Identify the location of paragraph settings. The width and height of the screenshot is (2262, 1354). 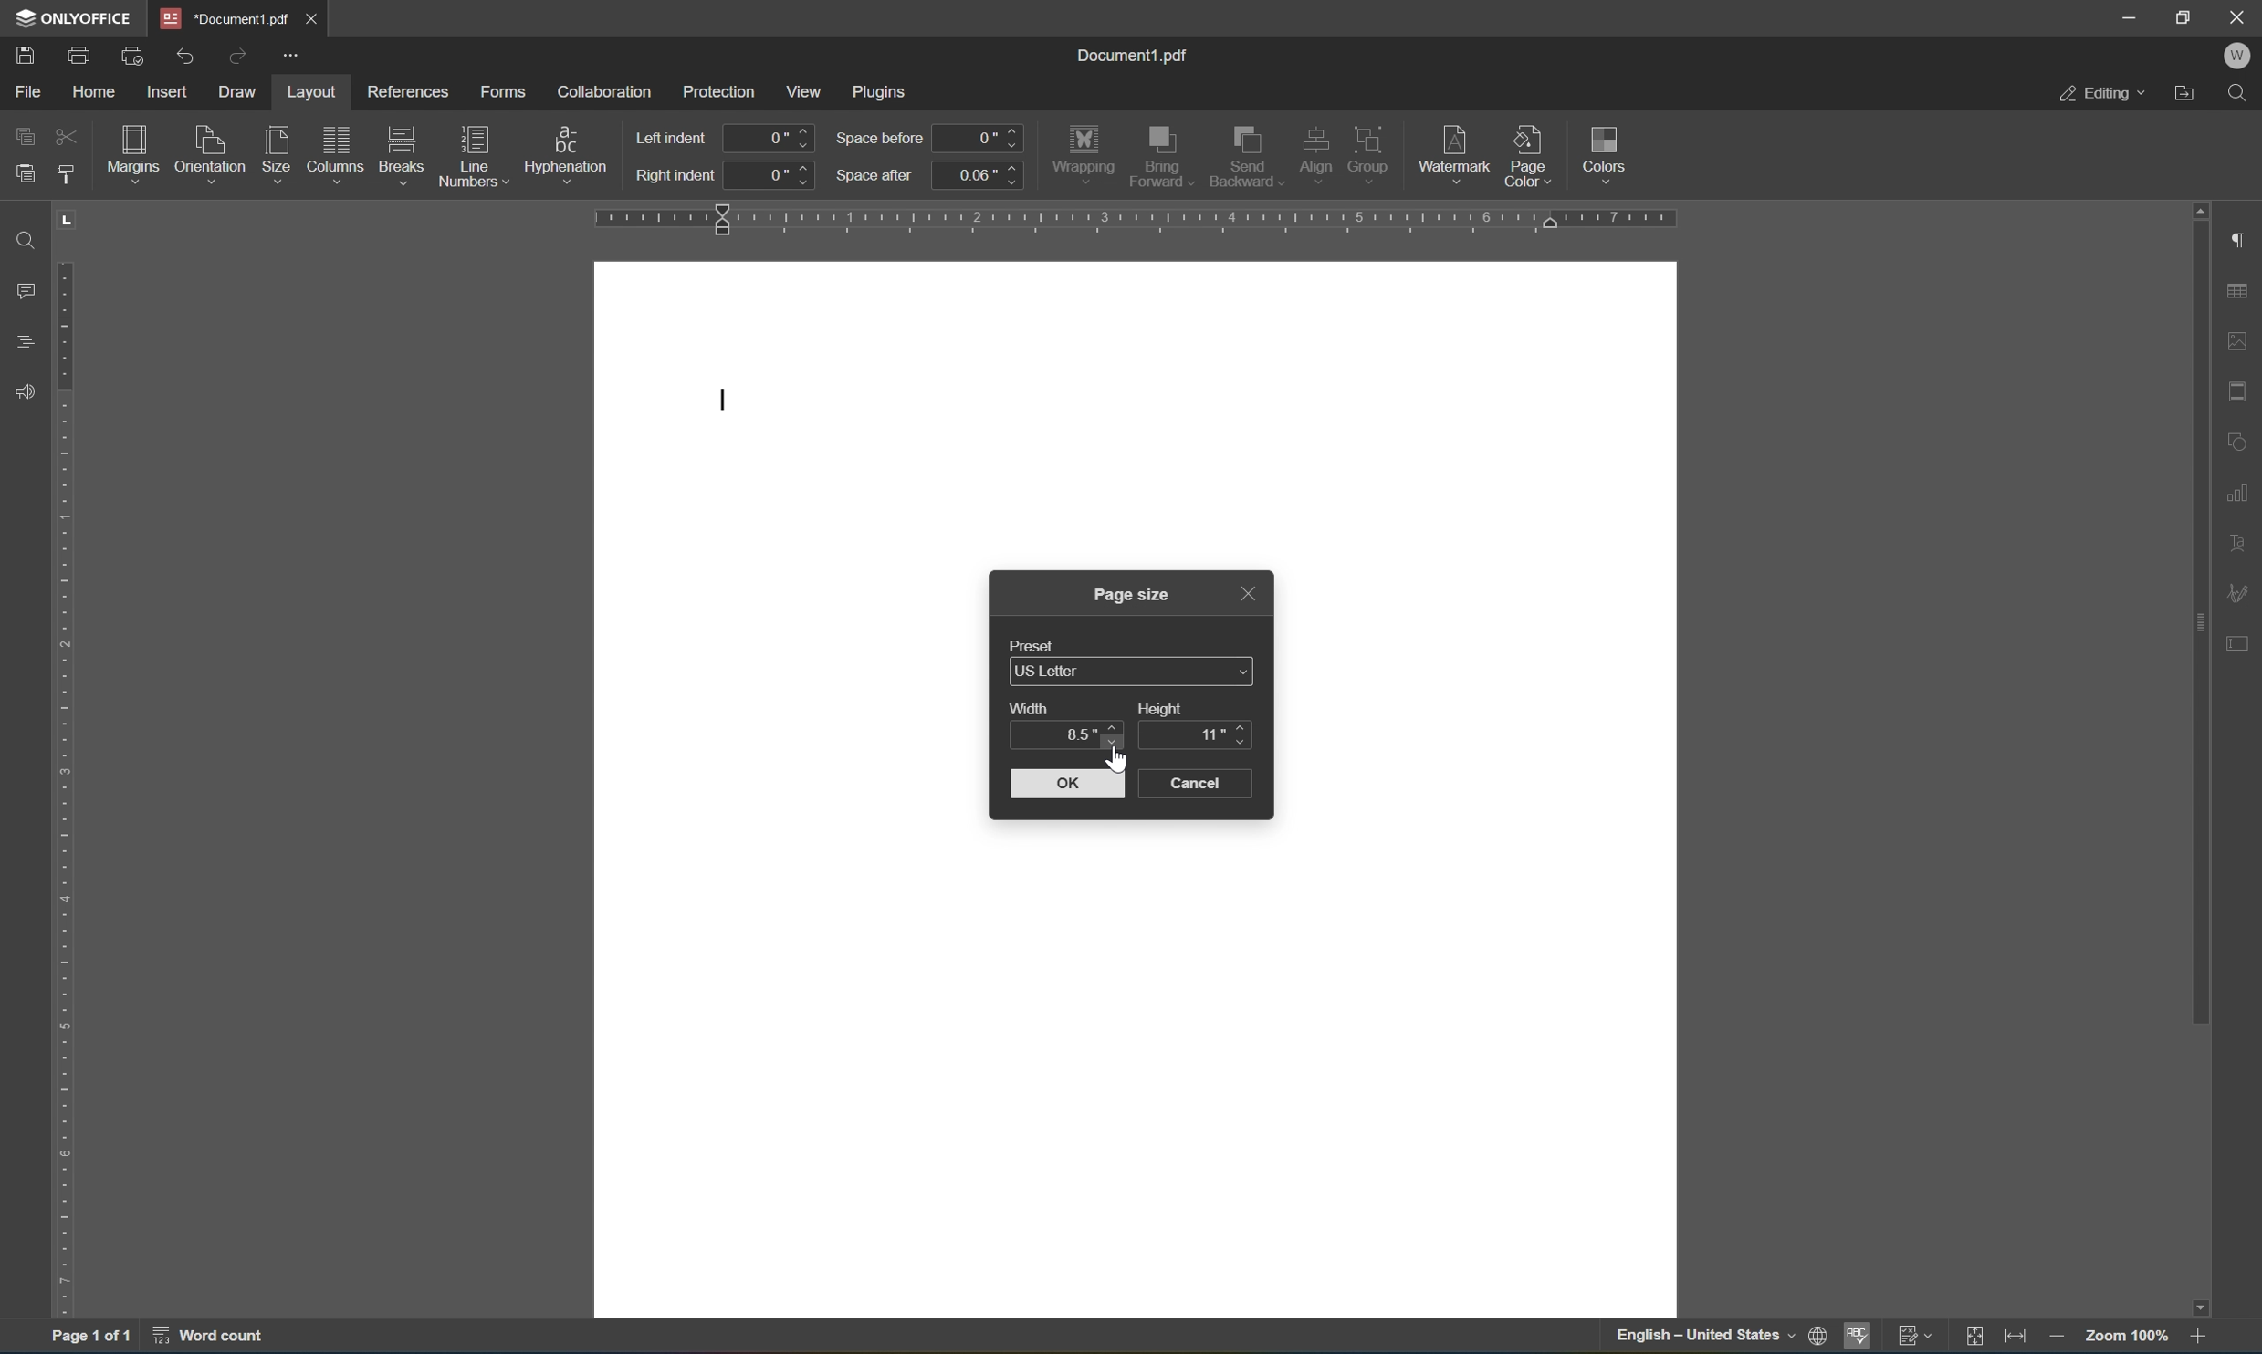
(2242, 239).